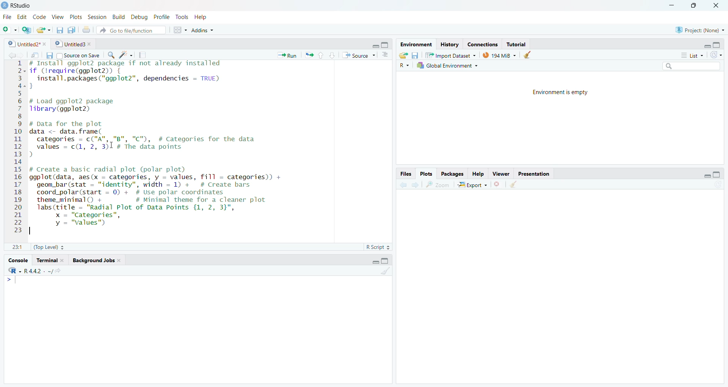  I want to click on Environment, so click(415, 44).